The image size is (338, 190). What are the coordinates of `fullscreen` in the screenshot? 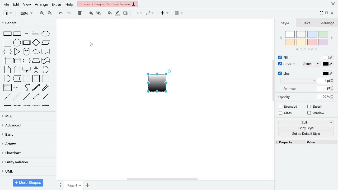 It's located at (321, 13).